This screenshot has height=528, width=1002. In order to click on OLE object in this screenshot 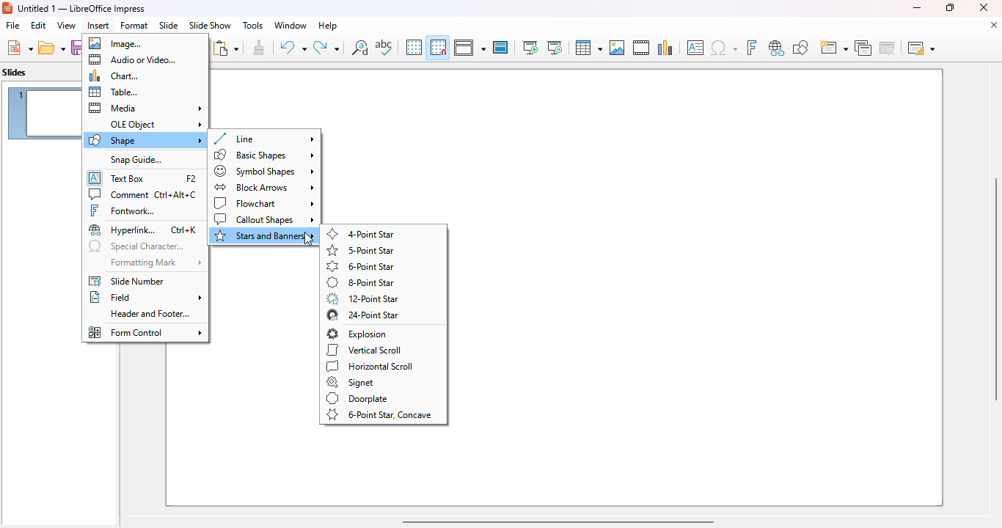, I will do `click(156, 125)`.